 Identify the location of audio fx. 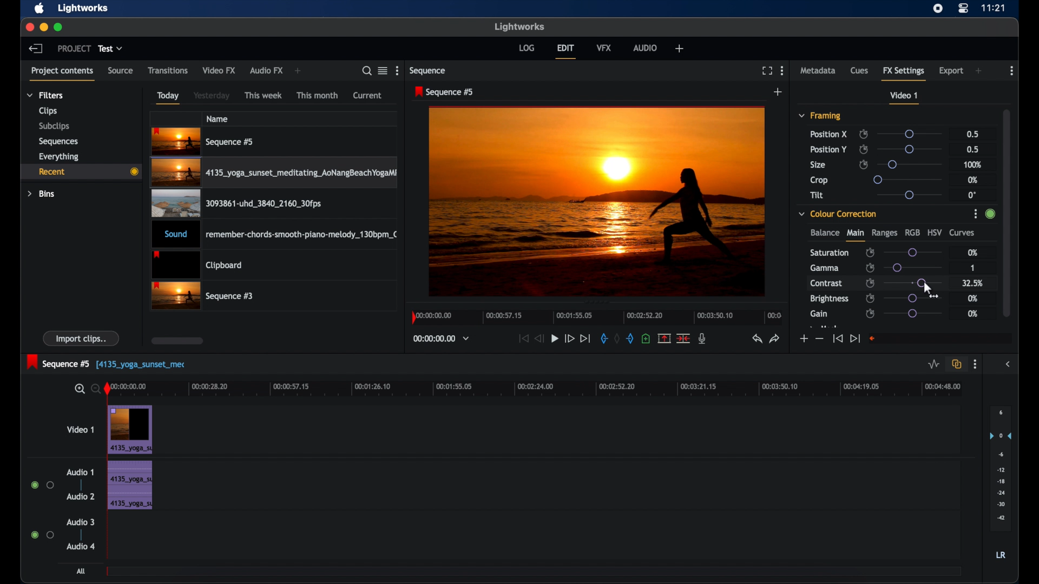
(266, 71).